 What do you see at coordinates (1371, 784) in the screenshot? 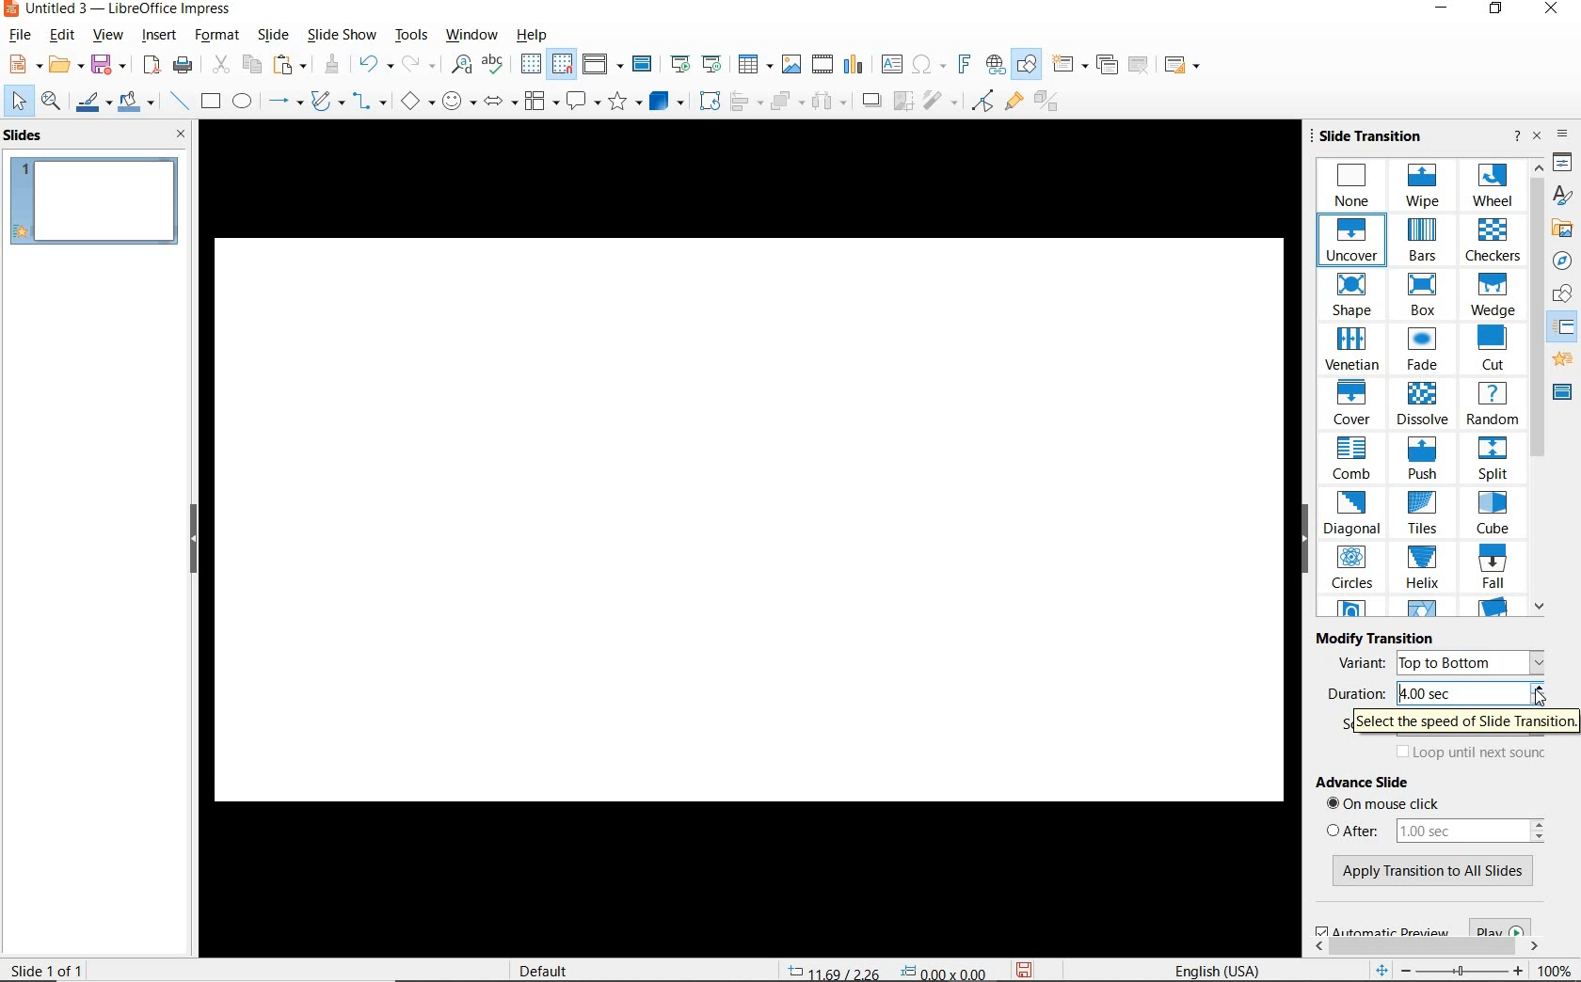
I see `ADVANCE SLIDE` at bounding box center [1371, 784].